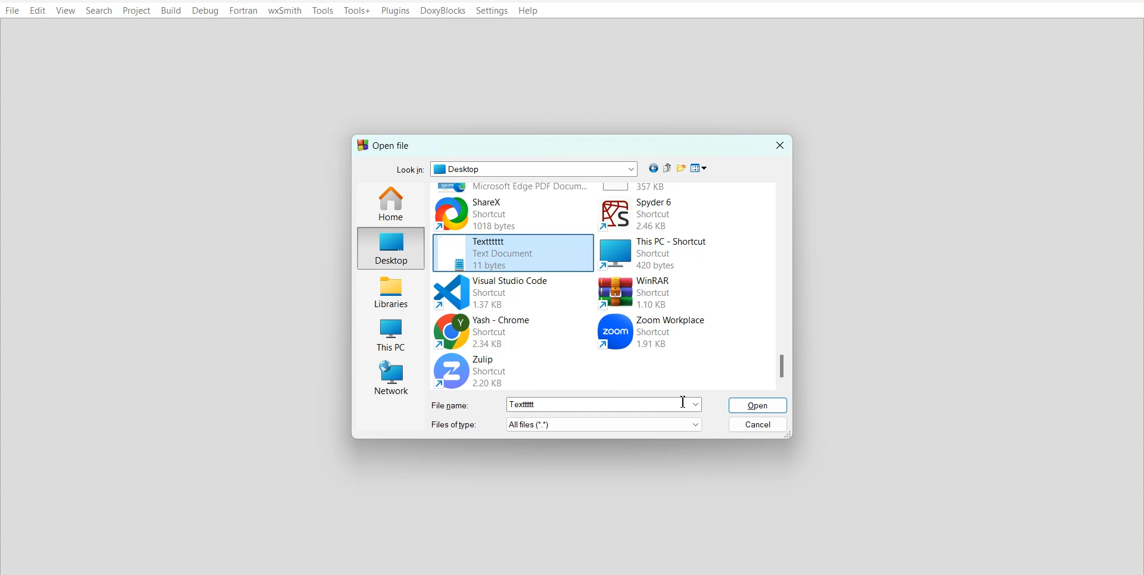  What do you see at coordinates (684, 401) in the screenshot?
I see `Text cursor` at bounding box center [684, 401].